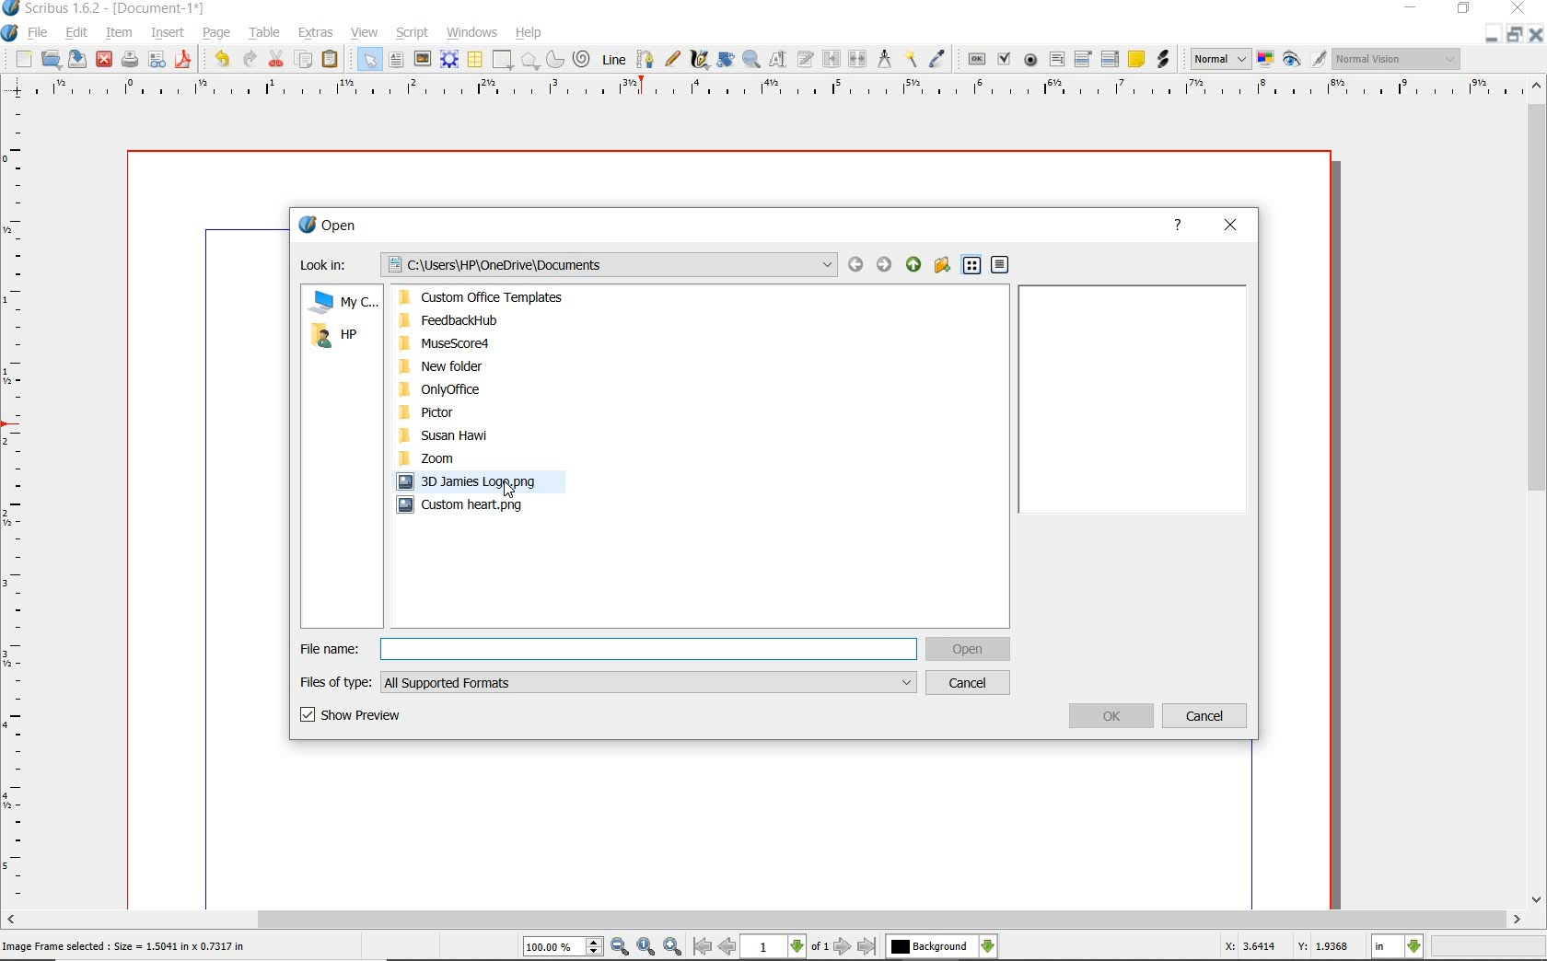 The height and width of the screenshot is (961, 1547). Describe the element at coordinates (221, 59) in the screenshot. I see `undo` at that location.